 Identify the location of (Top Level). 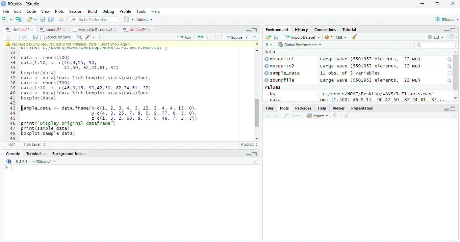
(35, 145).